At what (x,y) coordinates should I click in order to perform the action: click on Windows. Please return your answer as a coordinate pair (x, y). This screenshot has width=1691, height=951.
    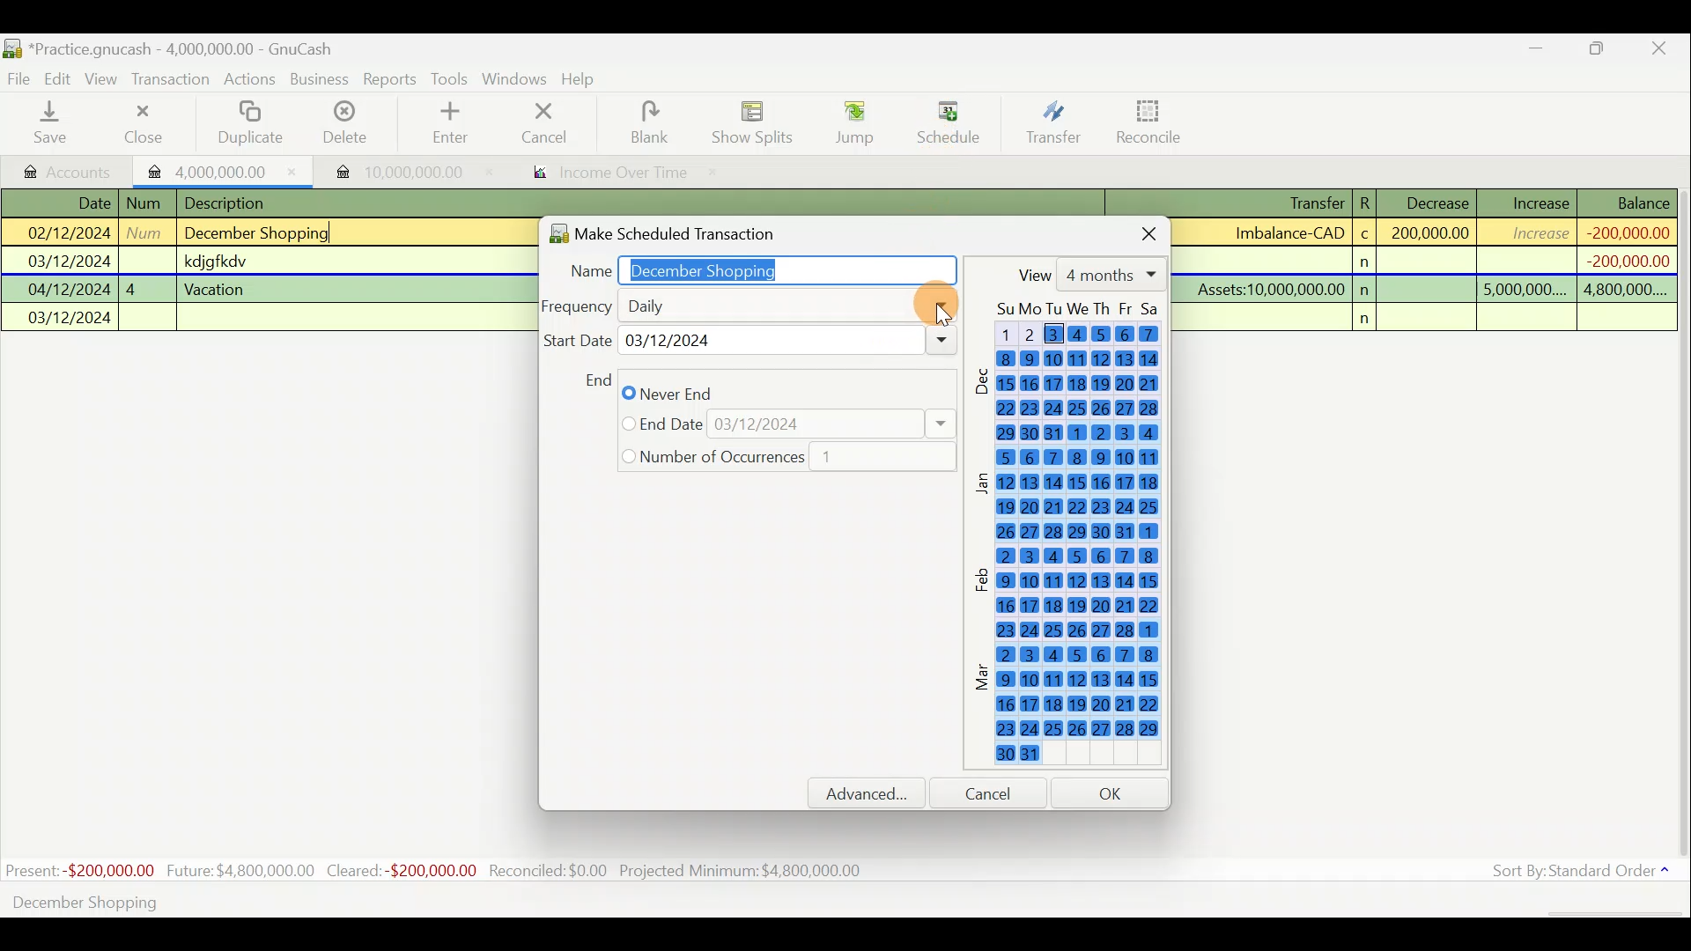
    Looking at the image, I should click on (517, 80).